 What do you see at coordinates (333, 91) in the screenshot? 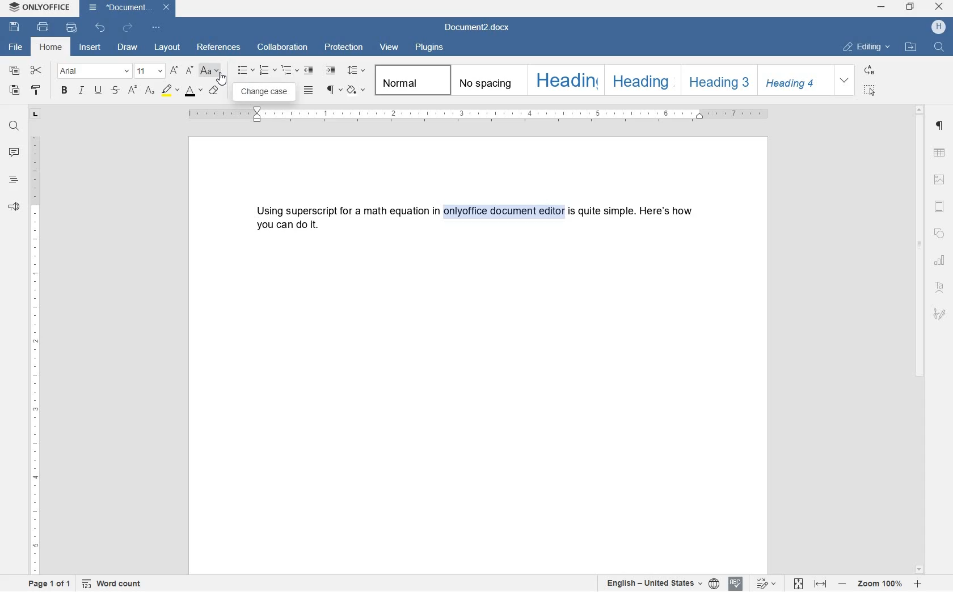
I see `non printing characters` at bounding box center [333, 91].